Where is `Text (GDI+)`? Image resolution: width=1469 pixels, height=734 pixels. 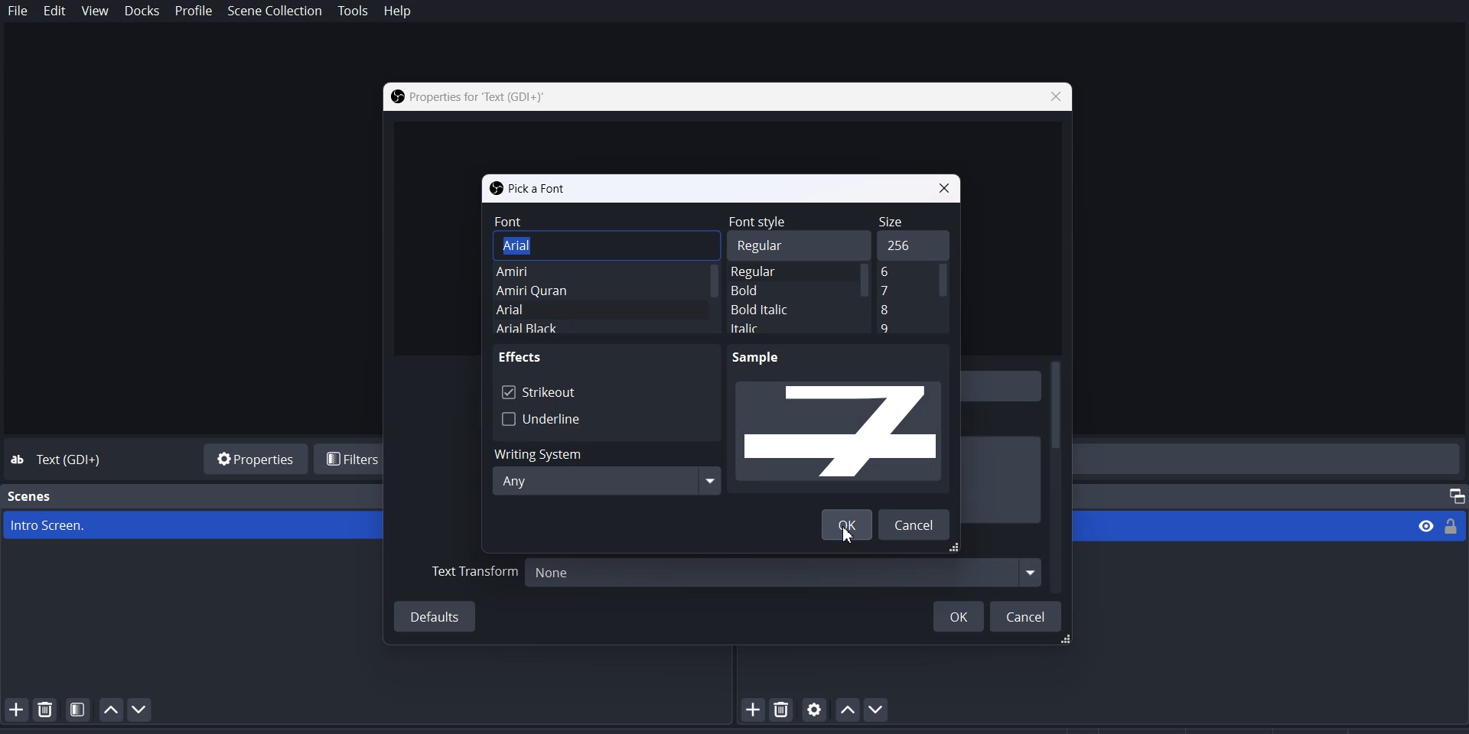
Text (GDI+) is located at coordinates (73, 460).